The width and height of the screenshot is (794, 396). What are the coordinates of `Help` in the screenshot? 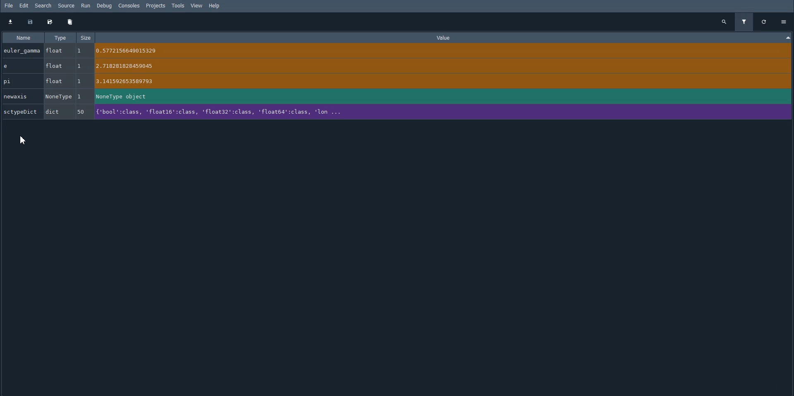 It's located at (214, 6).